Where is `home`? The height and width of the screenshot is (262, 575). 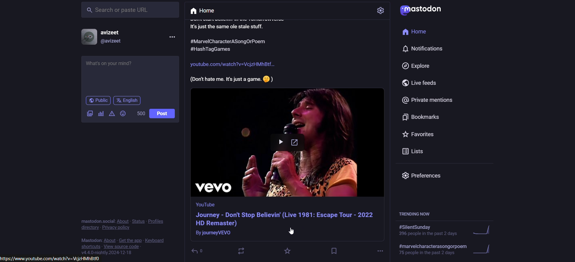 home is located at coordinates (207, 10).